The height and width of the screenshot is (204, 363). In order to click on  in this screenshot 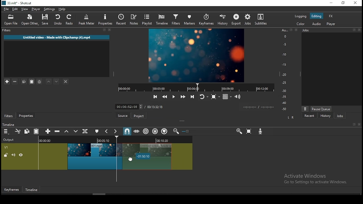, I will do `click(239, 131)`.